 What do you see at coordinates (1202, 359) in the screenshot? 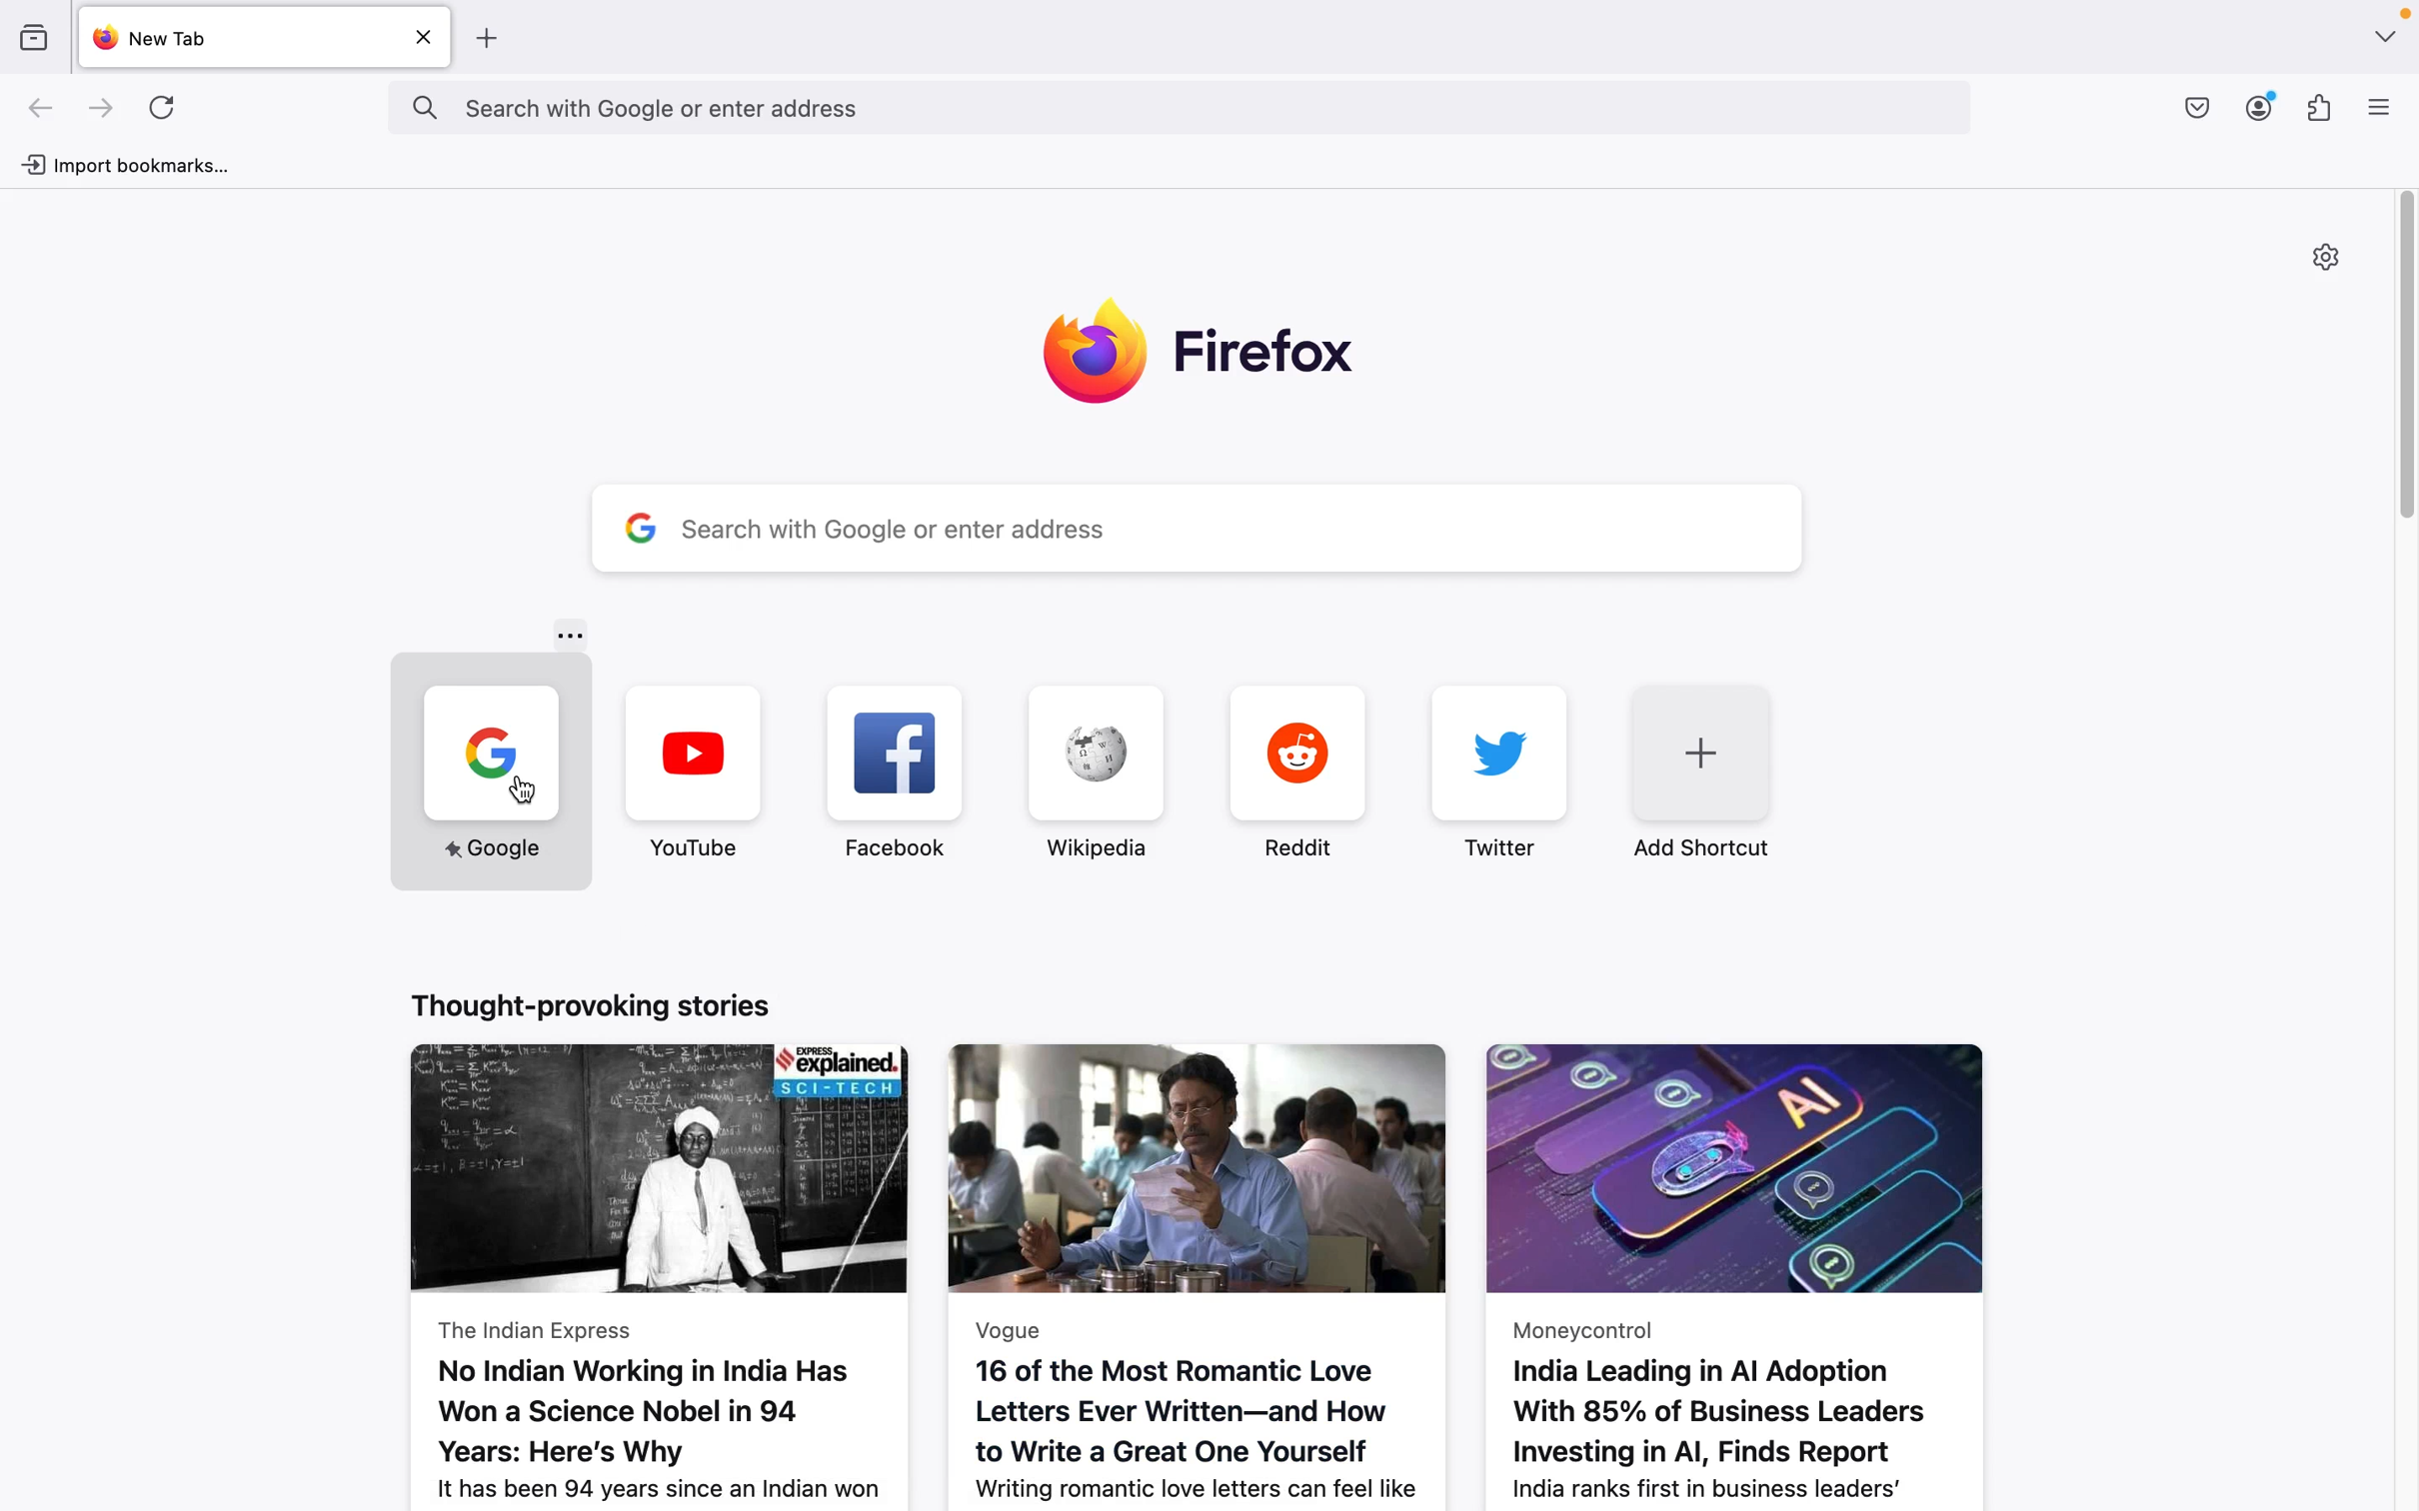
I see `firefox logo` at bounding box center [1202, 359].